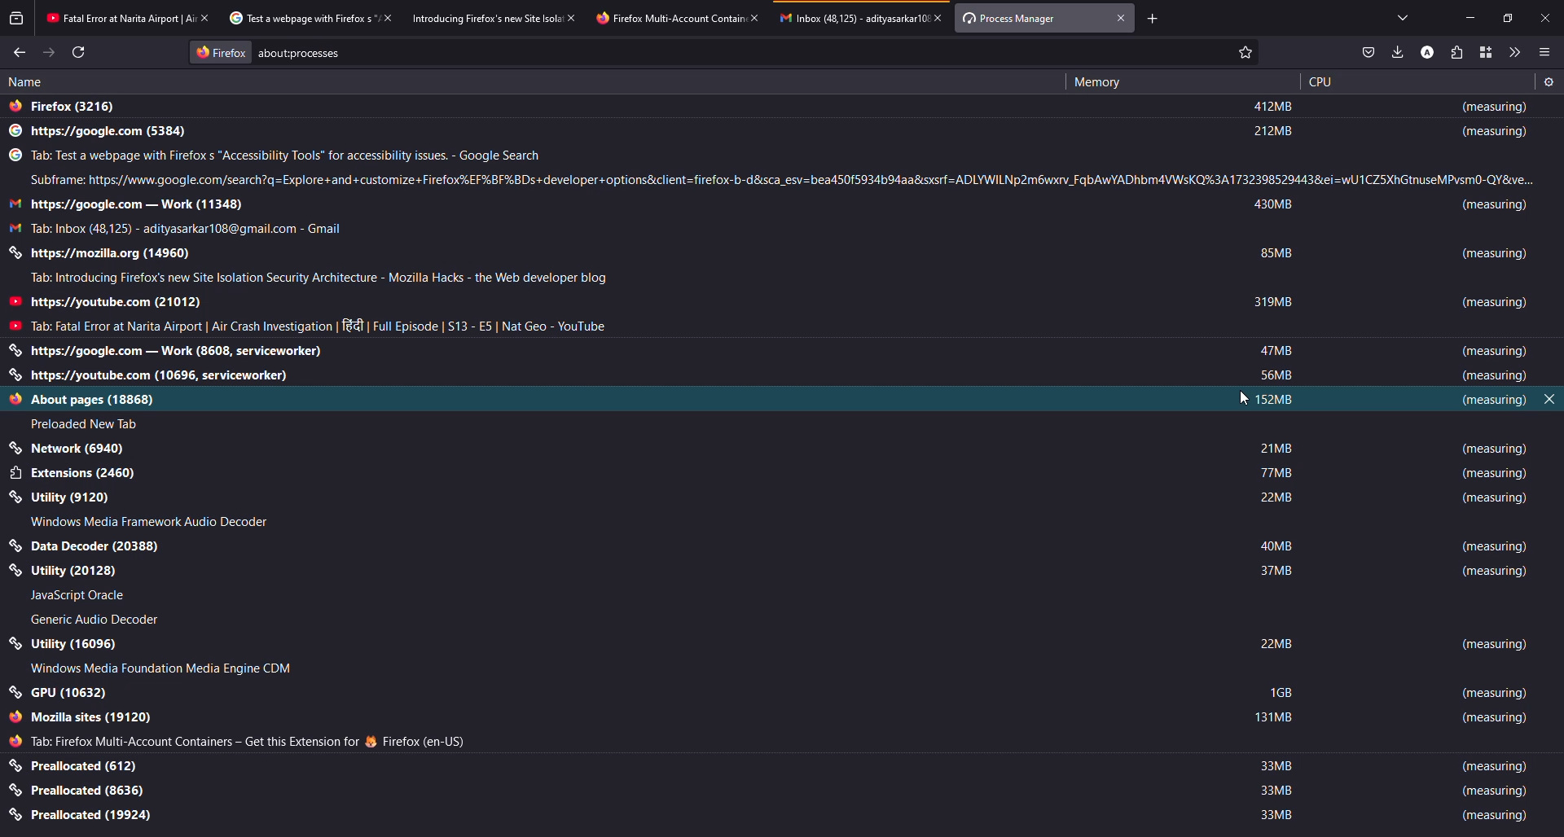  What do you see at coordinates (1270, 791) in the screenshot?
I see `33 mb` at bounding box center [1270, 791].